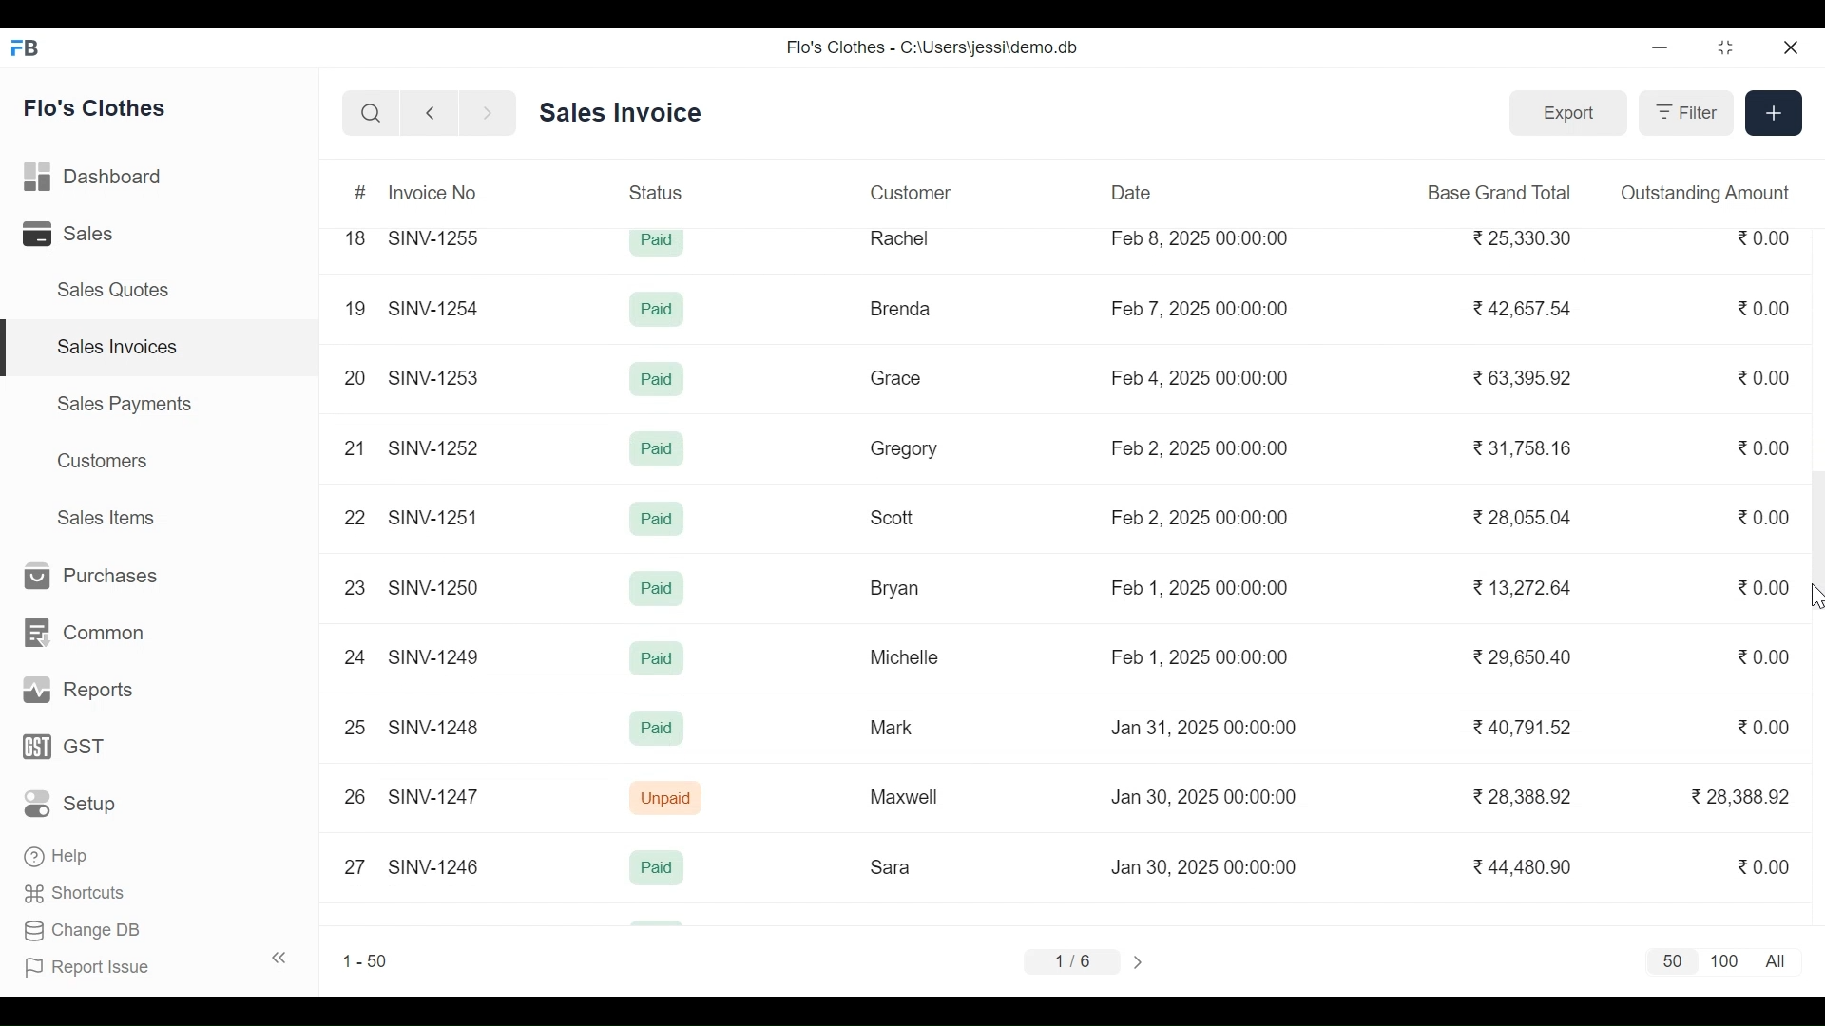 The height and width of the screenshot is (1026, 1825). What do you see at coordinates (1200, 308) in the screenshot?
I see `Feb 7, 2025 00:00:00` at bounding box center [1200, 308].